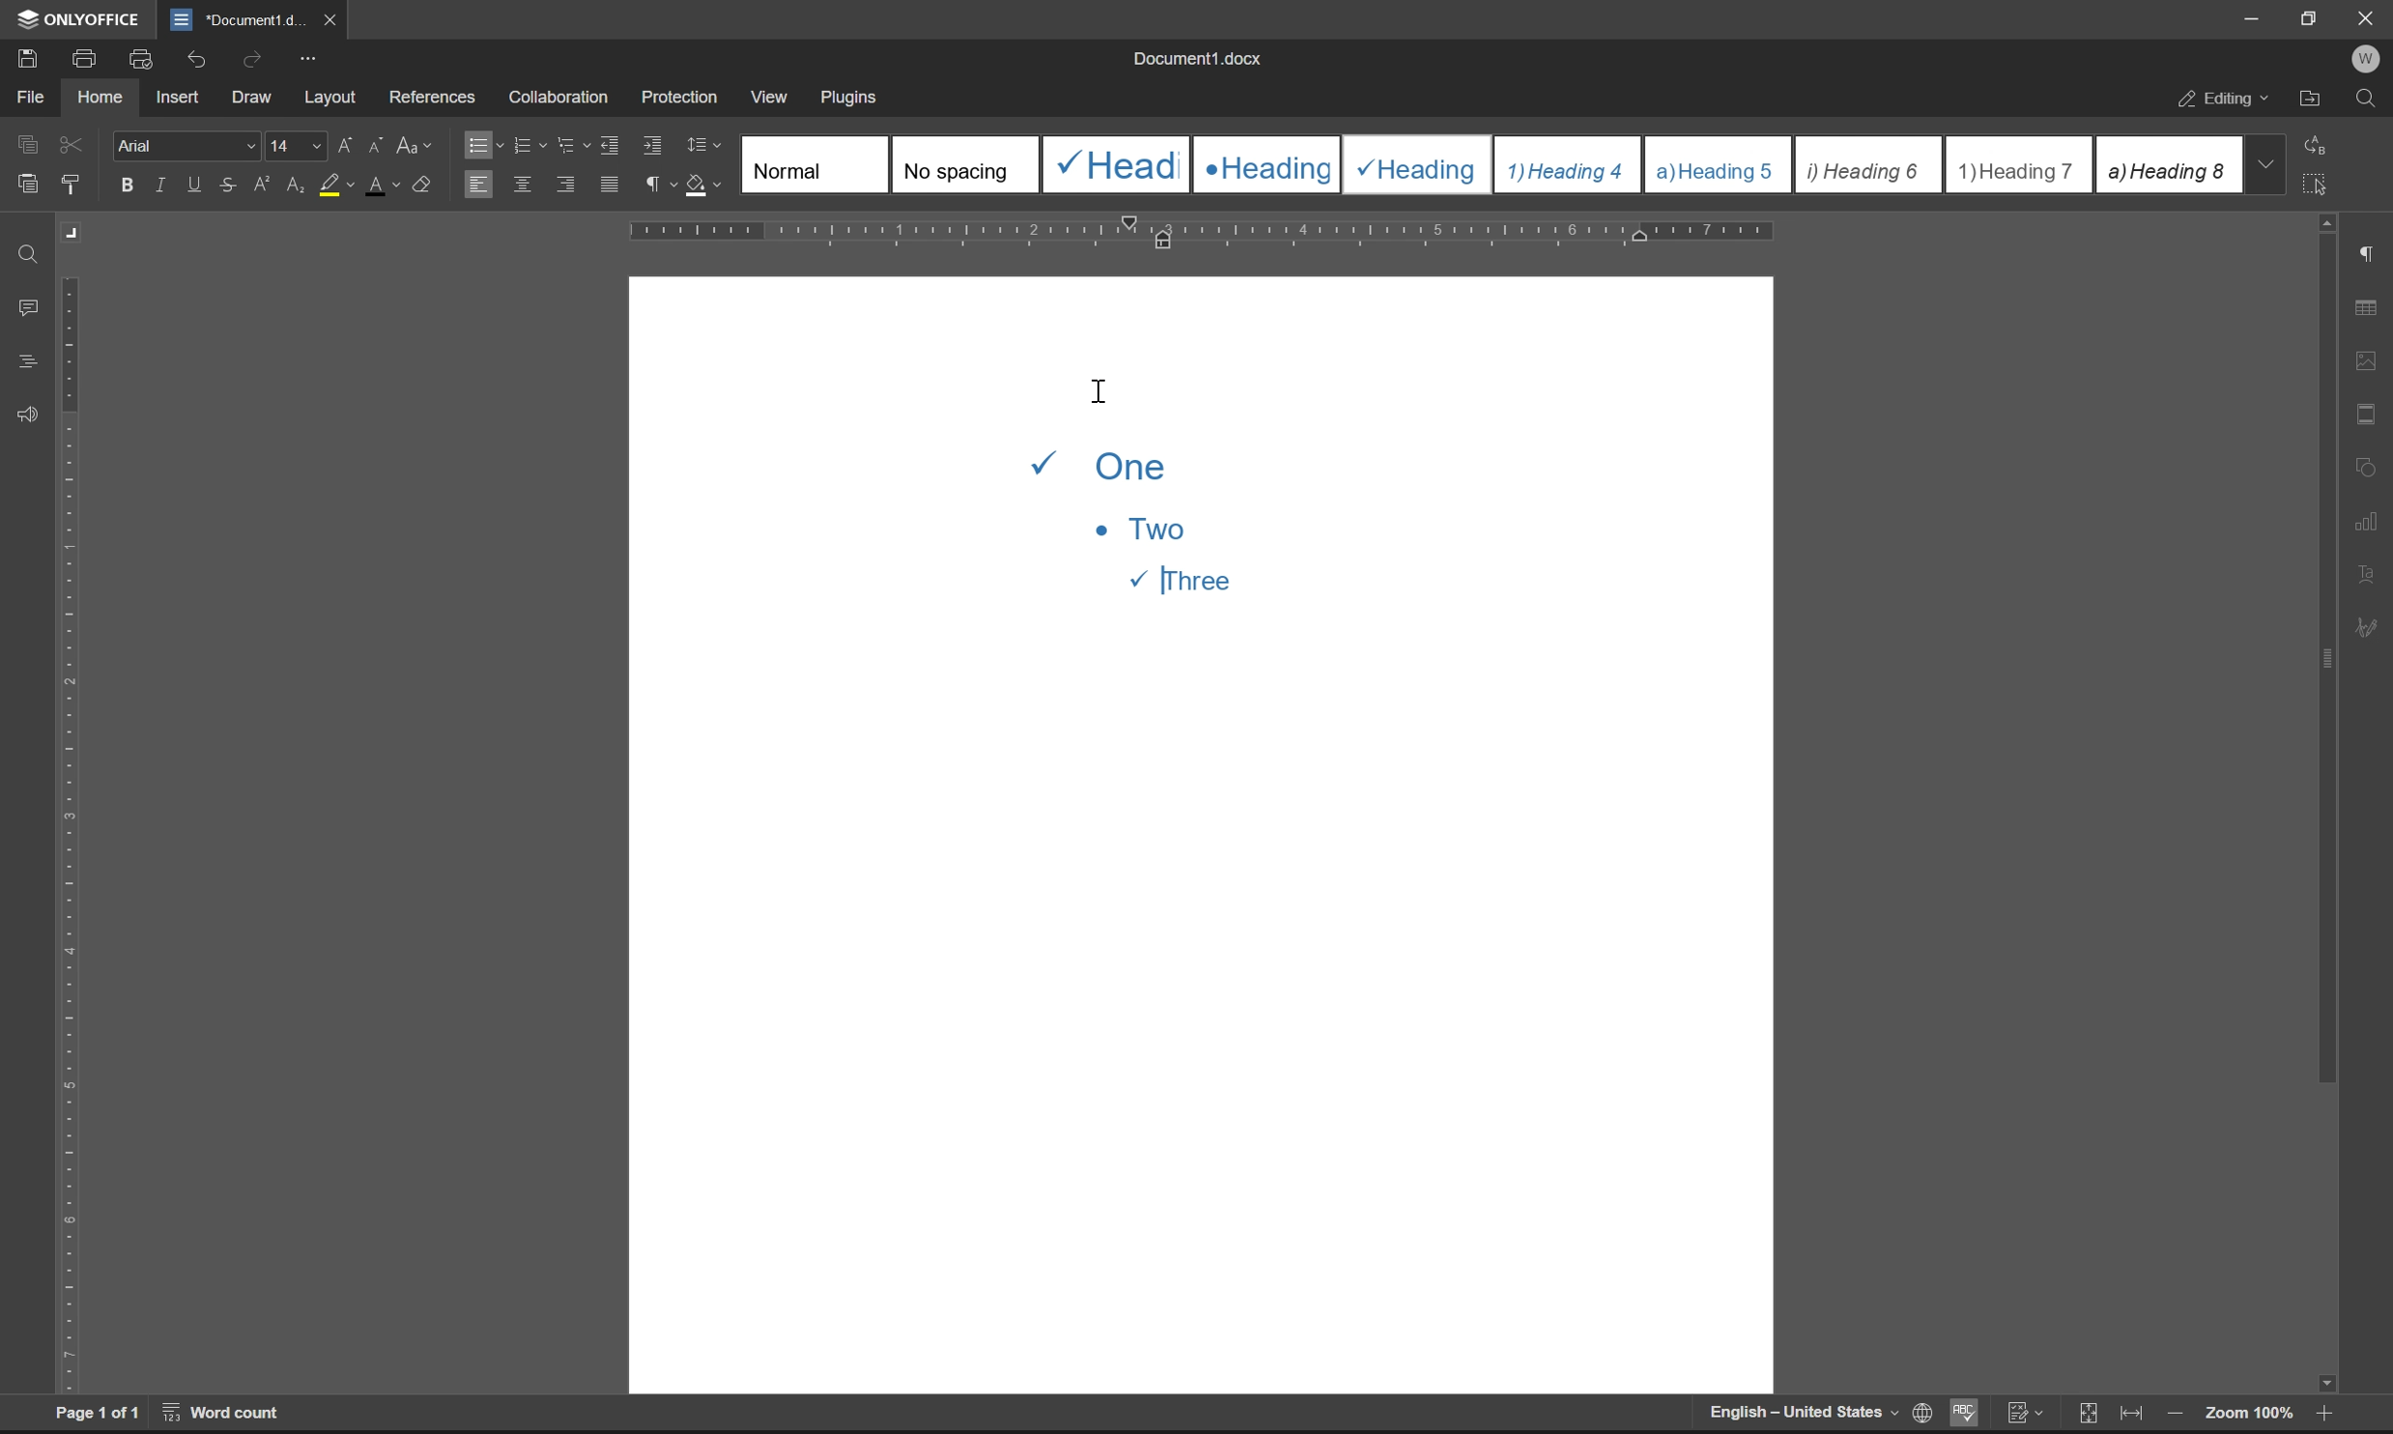  Describe the element at coordinates (712, 146) in the screenshot. I see `Line spacing` at that location.